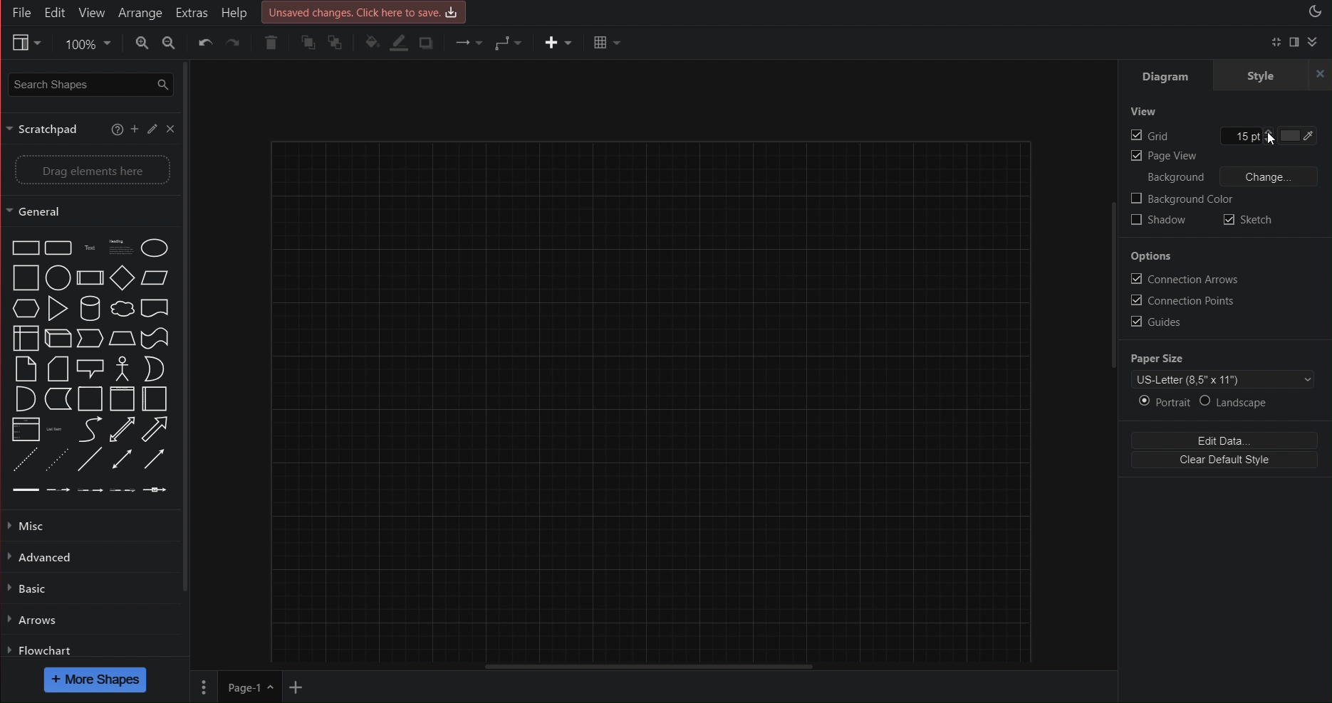 This screenshot has height=703, width=1332. What do you see at coordinates (24, 43) in the screenshot?
I see `View` at bounding box center [24, 43].